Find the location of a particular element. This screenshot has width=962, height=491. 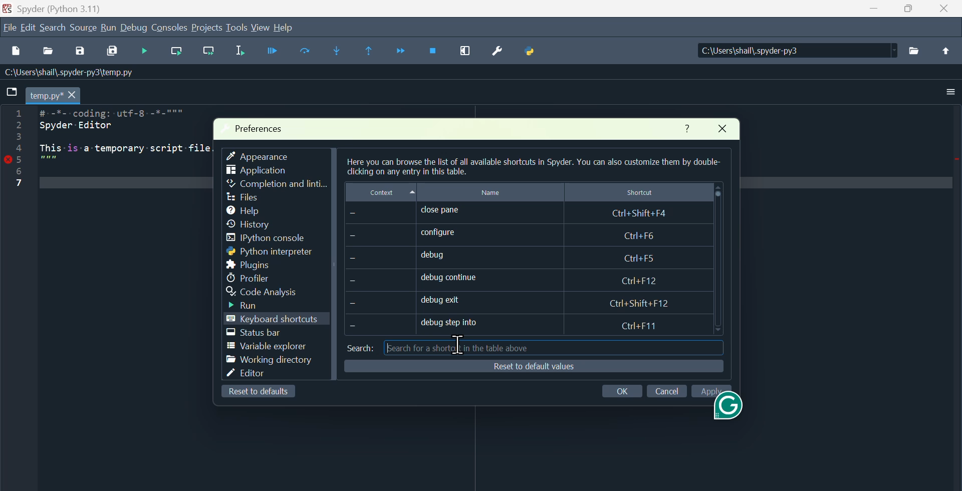

Step in to function is located at coordinates (344, 51).